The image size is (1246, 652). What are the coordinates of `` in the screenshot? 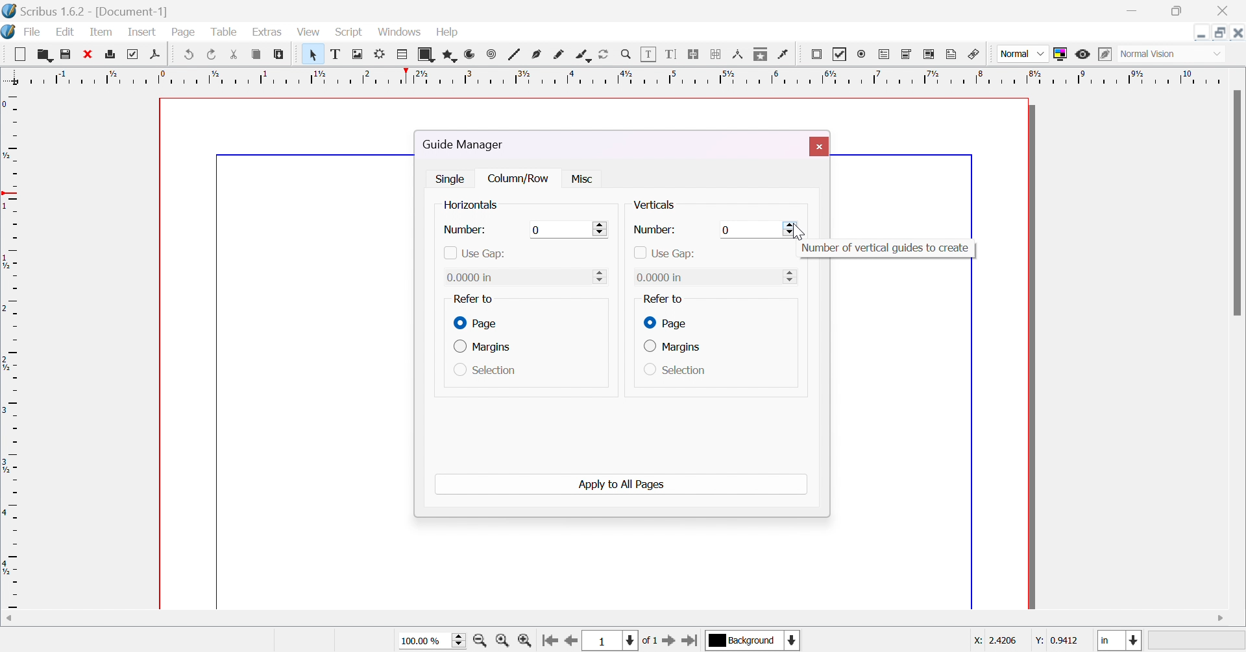 It's located at (23, 53).